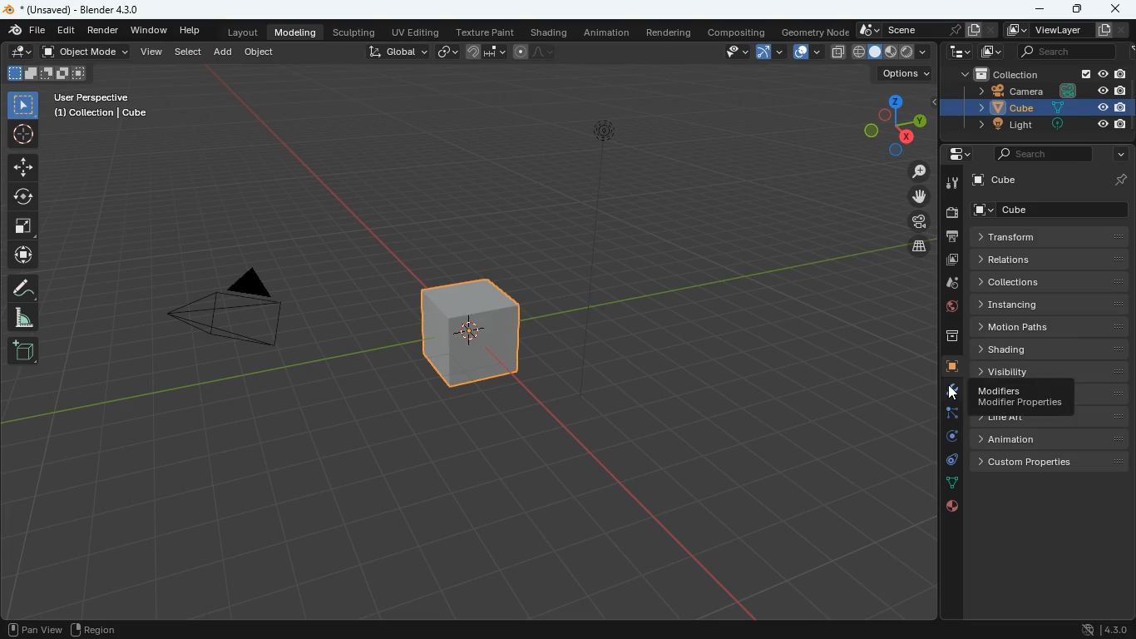  I want to click on compositing, so click(738, 32).